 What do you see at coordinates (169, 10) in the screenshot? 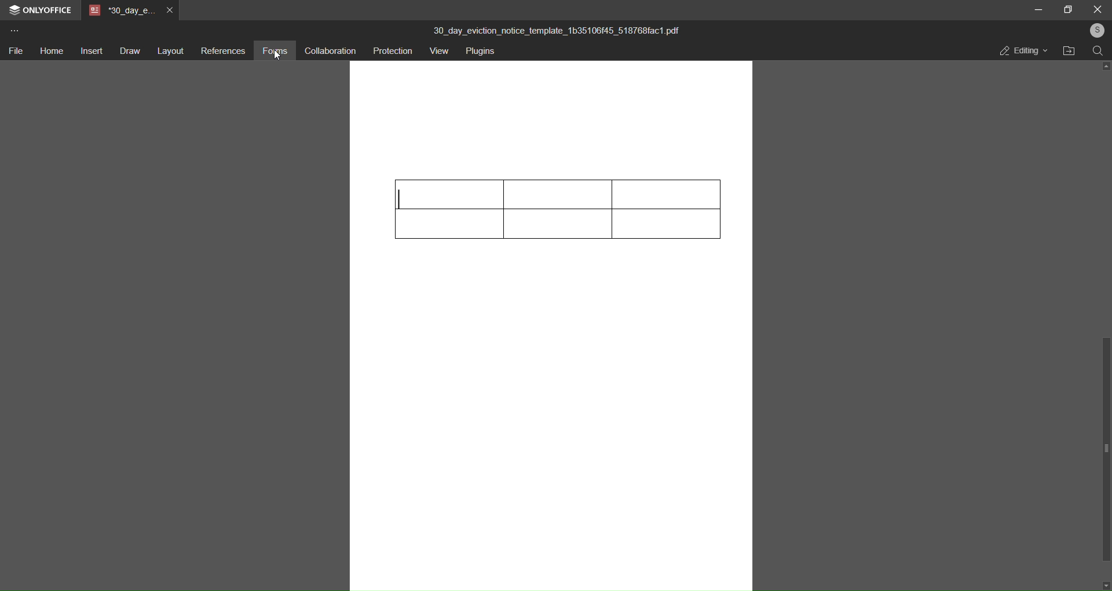
I see `close tab` at bounding box center [169, 10].